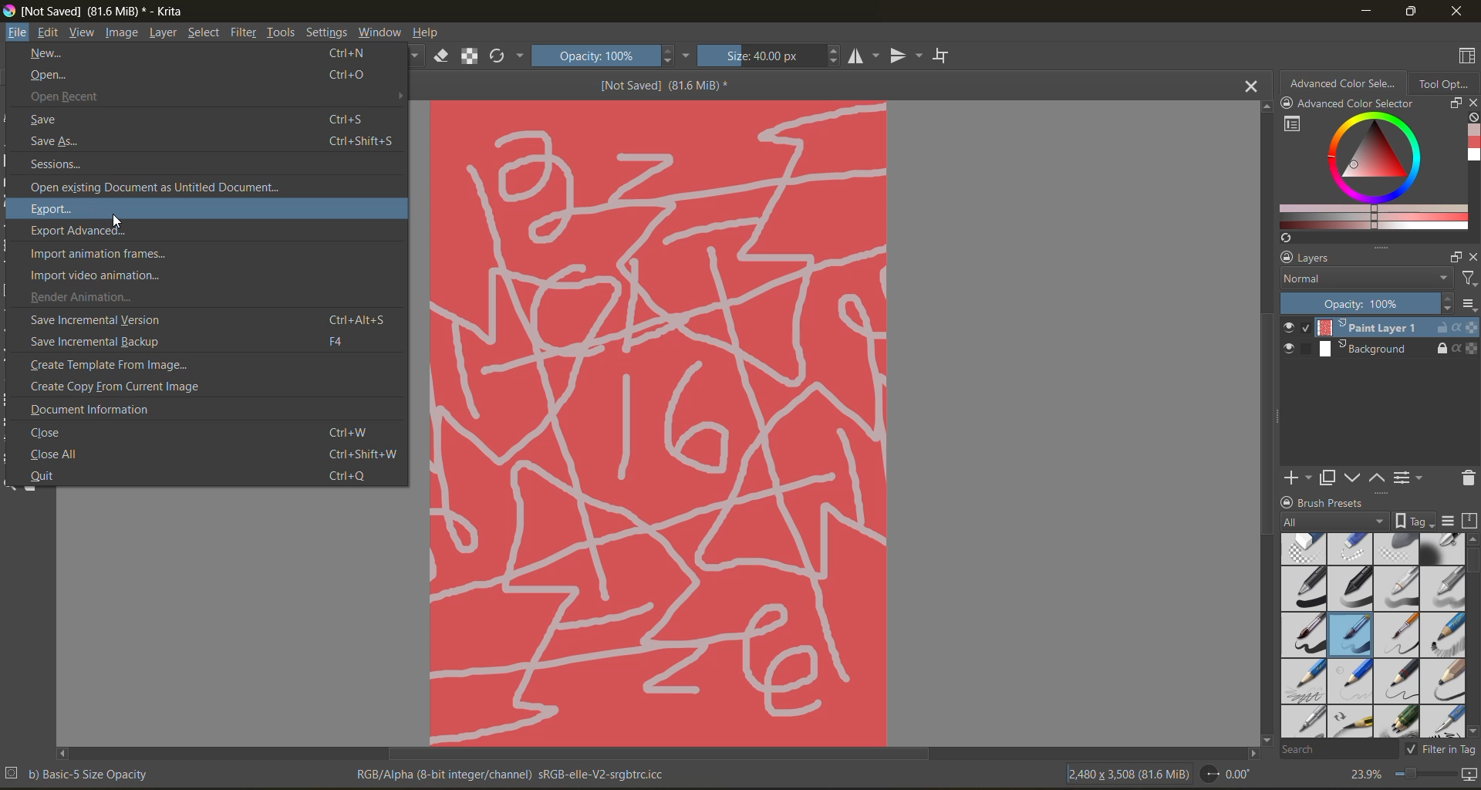 The width and height of the screenshot is (1481, 790). Describe the element at coordinates (1448, 521) in the screenshot. I see `display settings` at that location.